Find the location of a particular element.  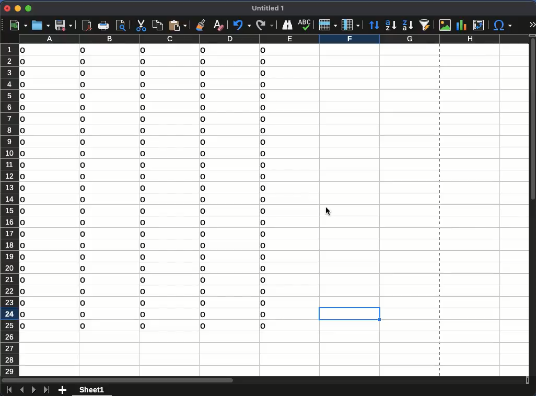

columns is located at coordinates (273, 39).